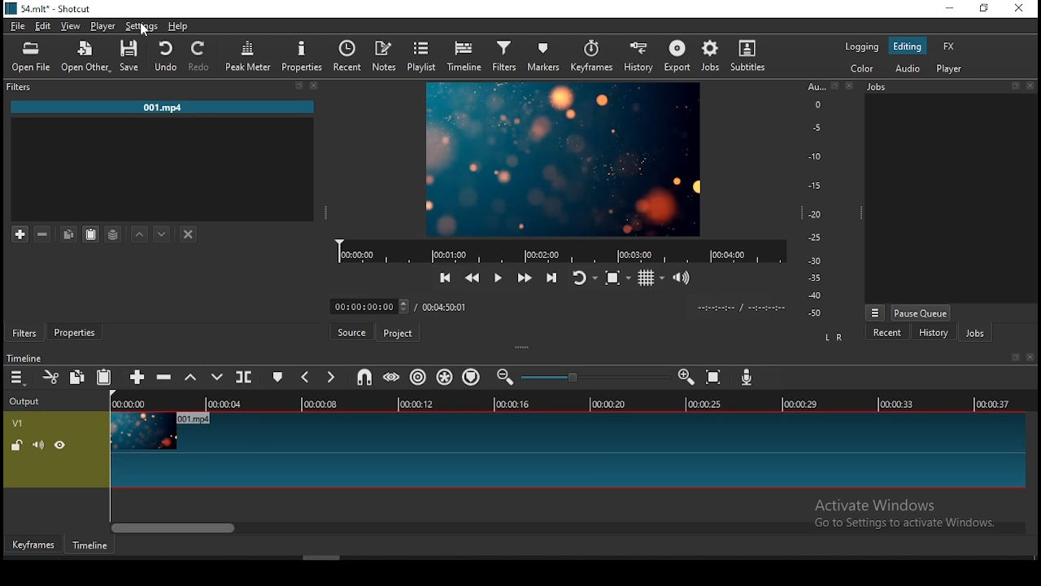 The height and width of the screenshot is (586, 1041). Describe the element at coordinates (140, 233) in the screenshot. I see `move filter up` at that location.